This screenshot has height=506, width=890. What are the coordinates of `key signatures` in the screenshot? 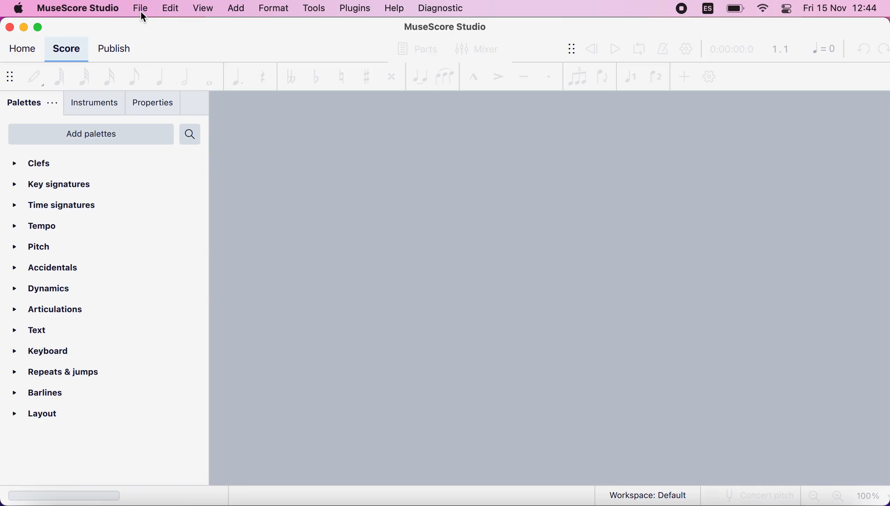 It's located at (68, 183).